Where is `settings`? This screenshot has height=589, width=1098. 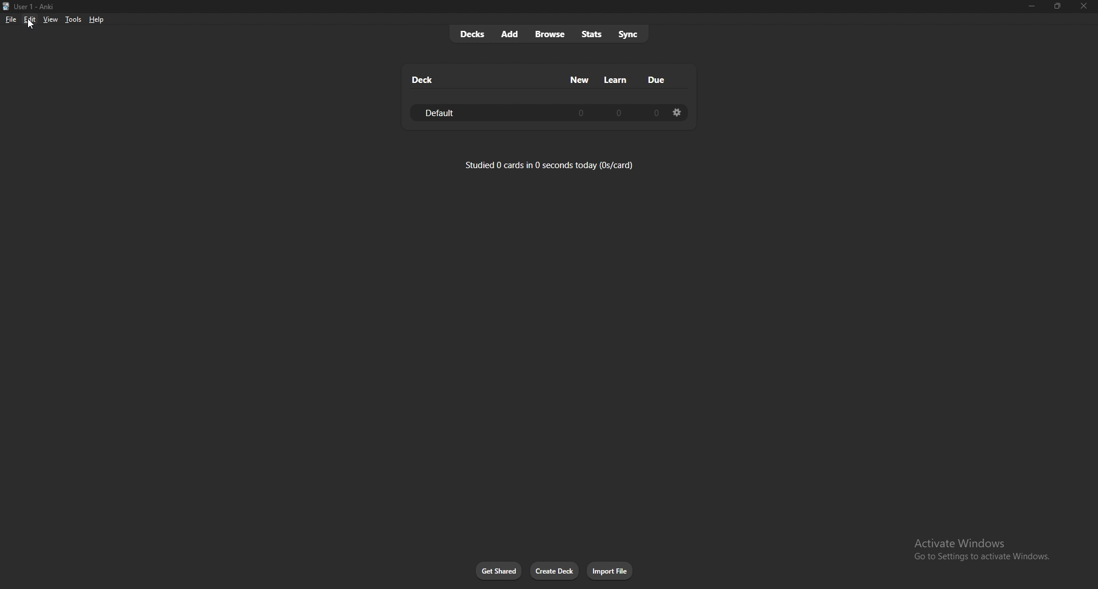
settings is located at coordinates (678, 112).